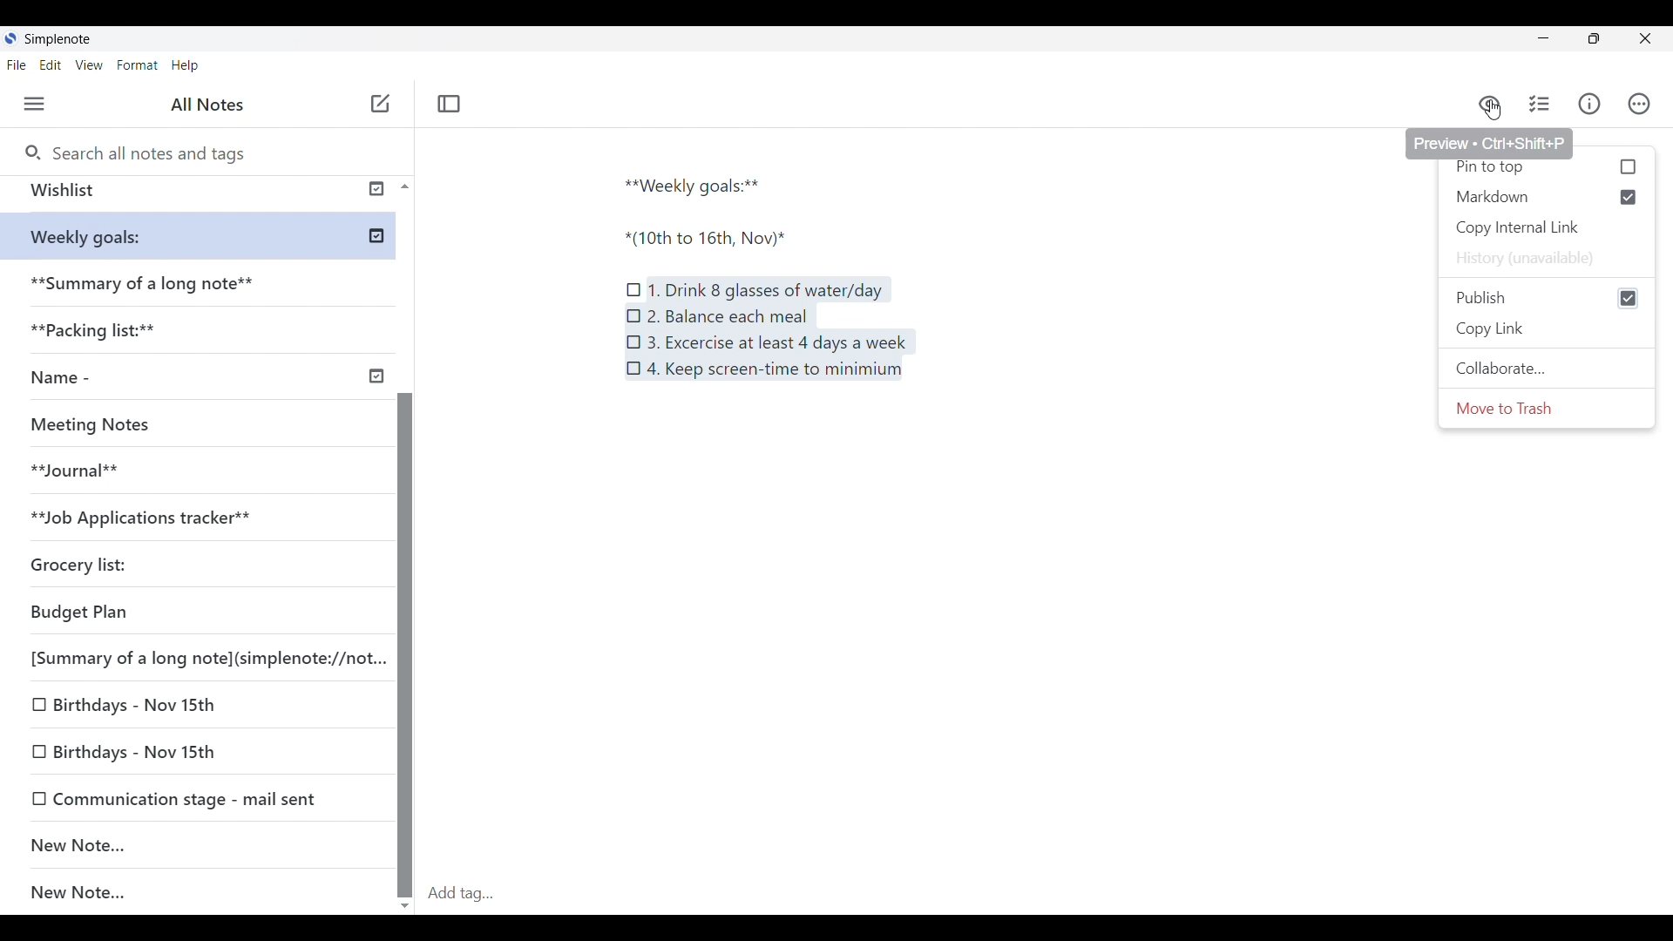  What do you see at coordinates (1552, 196) in the screenshot?
I see `markdown` at bounding box center [1552, 196].